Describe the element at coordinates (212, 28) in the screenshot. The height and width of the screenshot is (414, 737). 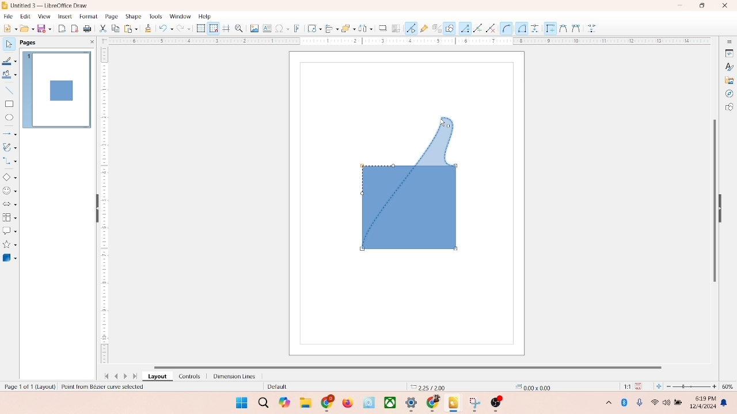
I see `snap to grid` at that location.